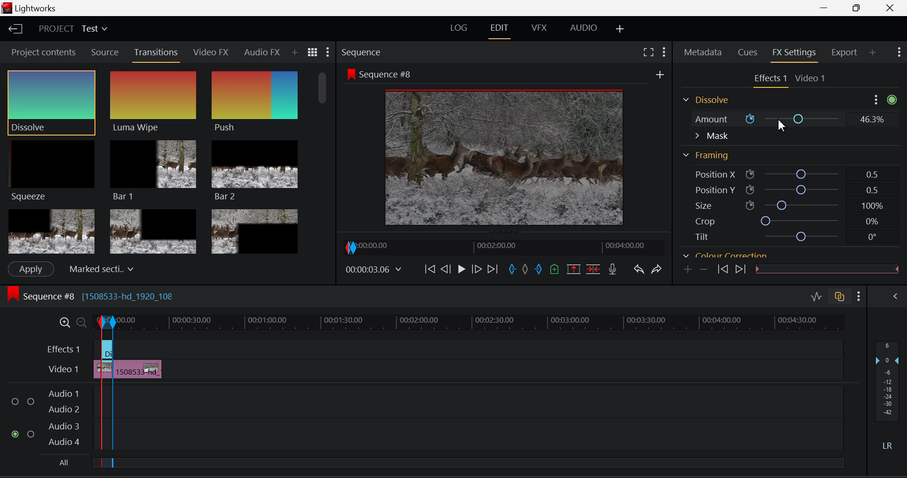 This screenshot has height=478, width=907. Describe the element at coordinates (479, 397) in the screenshot. I see `Audio Input Field` at that location.